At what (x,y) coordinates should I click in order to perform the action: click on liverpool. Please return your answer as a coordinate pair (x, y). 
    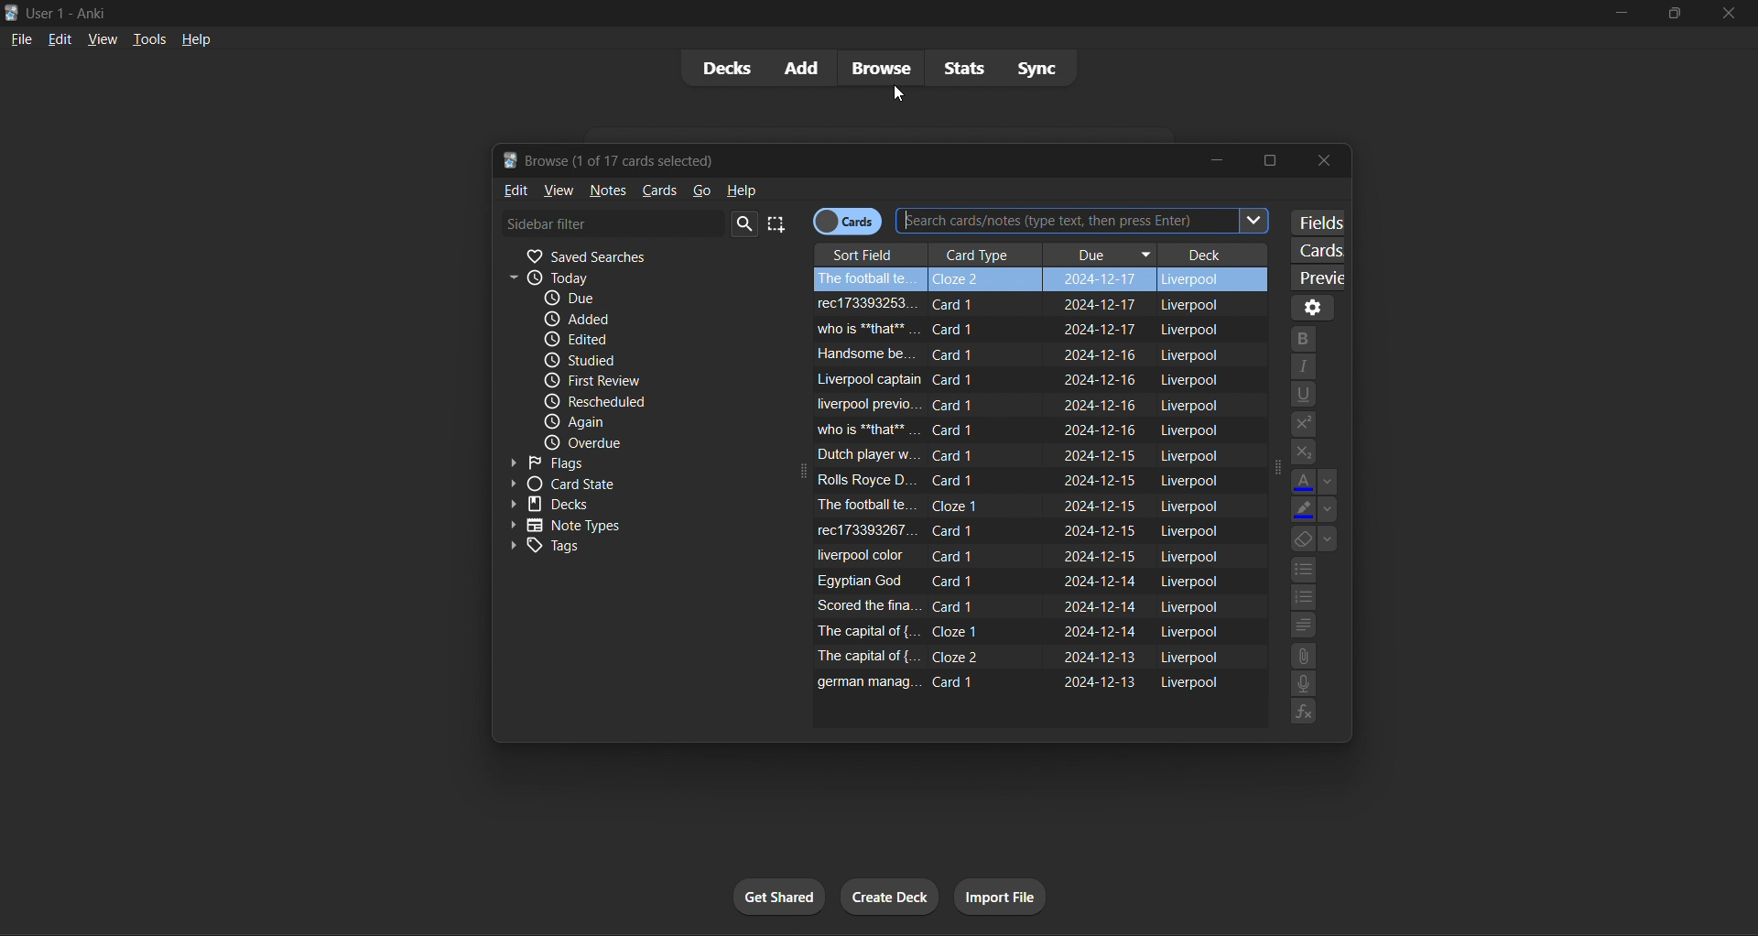
    Looking at the image, I should click on (1198, 605).